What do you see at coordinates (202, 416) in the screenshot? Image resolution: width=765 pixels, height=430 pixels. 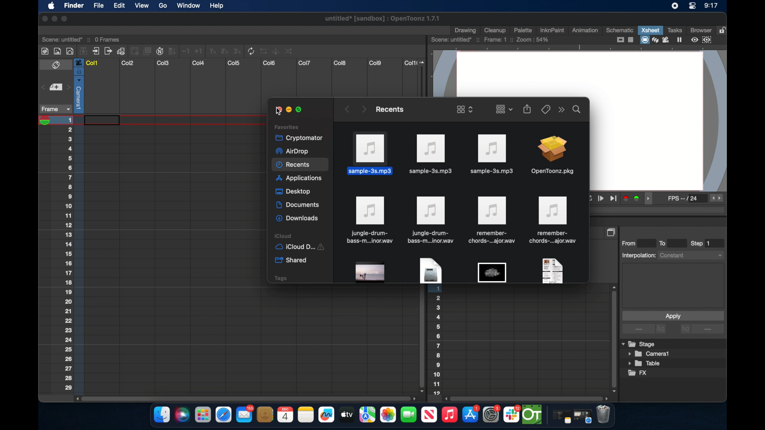 I see `launchpad` at bounding box center [202, 416].